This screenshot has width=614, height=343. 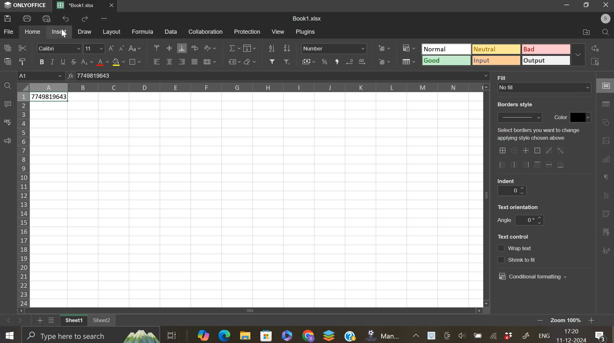 What do you see at coordinates (588, 5) in the screenshot?
I see `Maximize` at bounding box center [588, 5].